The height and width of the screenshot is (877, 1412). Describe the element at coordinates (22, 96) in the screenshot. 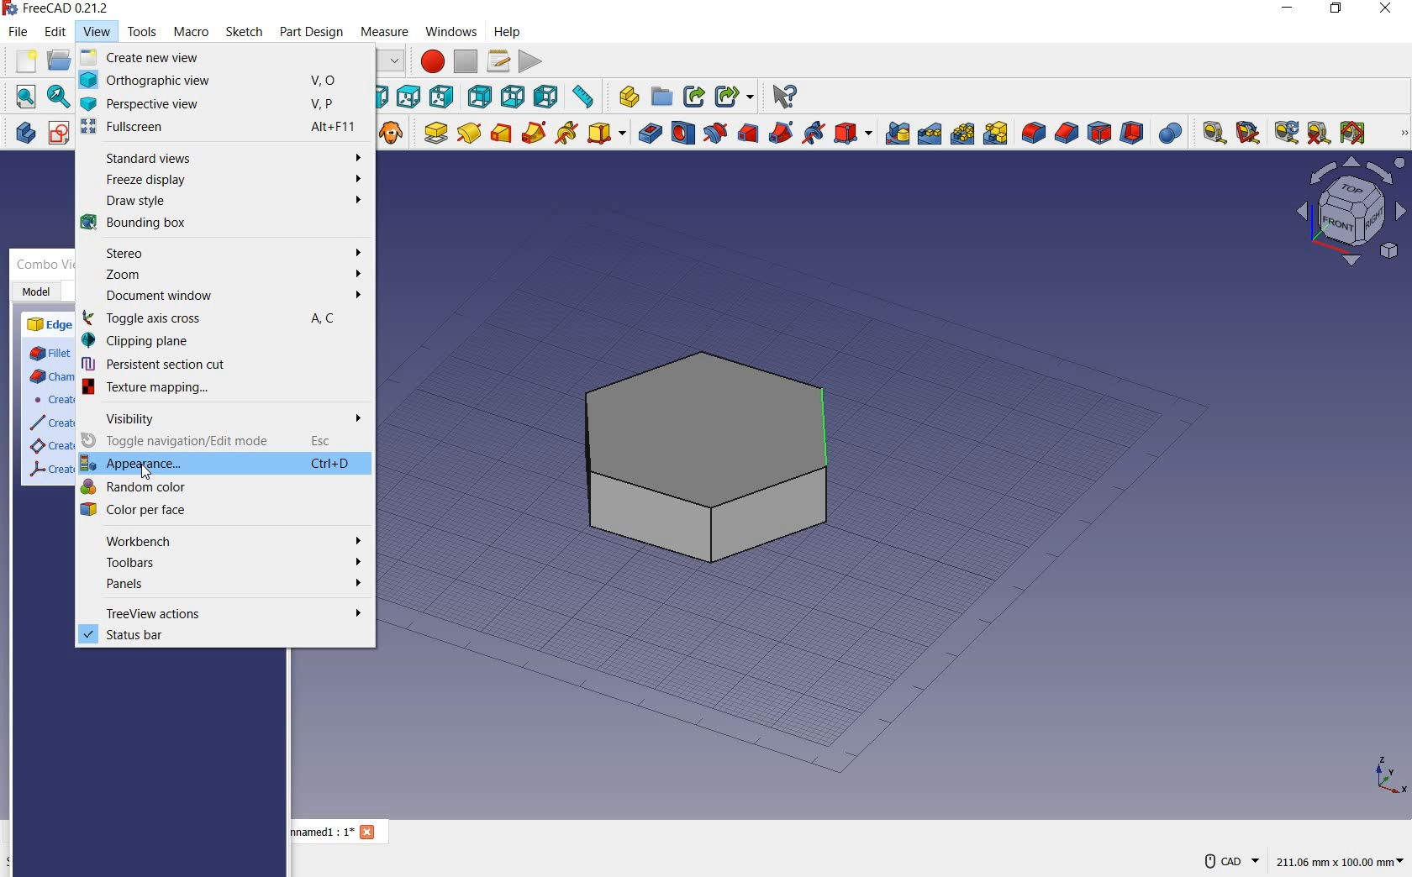

I see `fit all` at that location.